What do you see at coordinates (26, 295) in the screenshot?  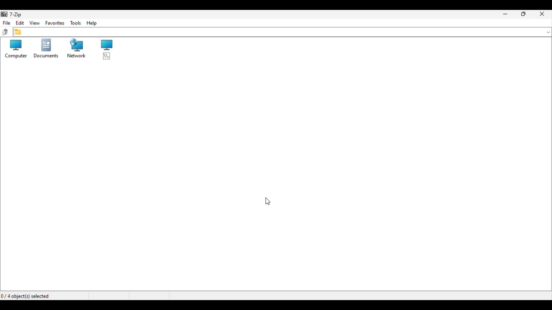 I see `Four objects selected` at bounding box center [26, 295].